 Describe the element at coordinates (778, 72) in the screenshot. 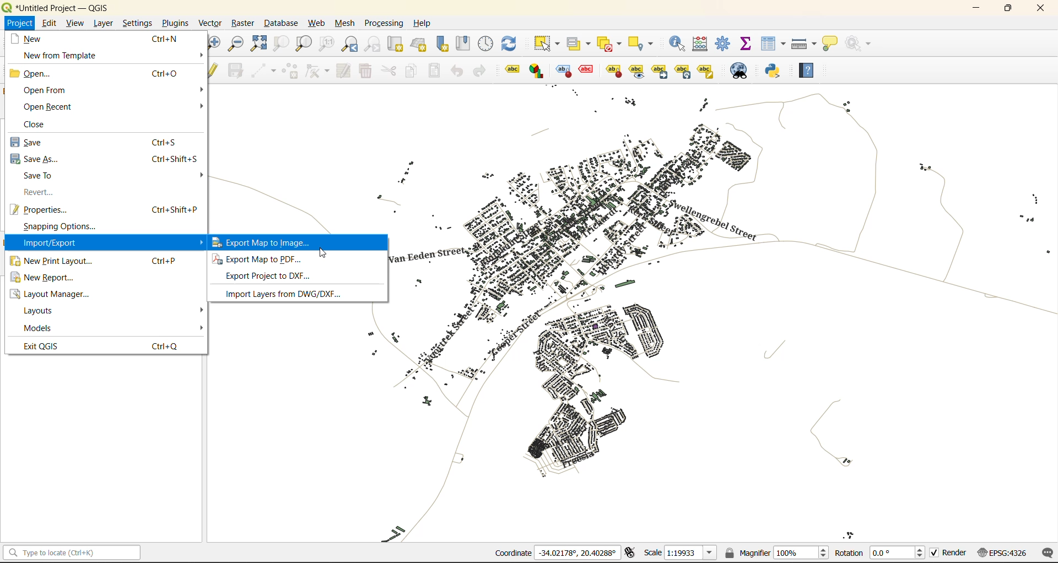

I see `python` at that location.